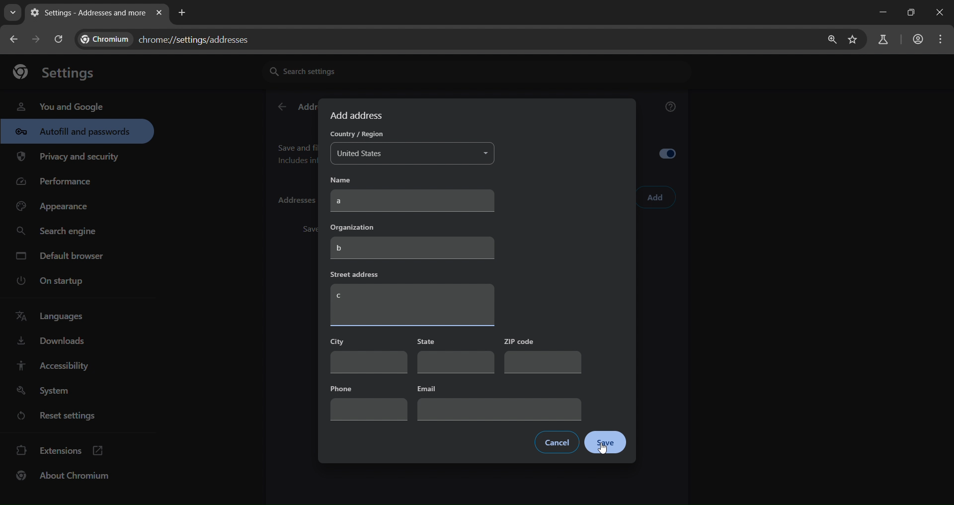 This screenshot has width=954, height=505. Describe the element at coordinates (909, 12) in the screenshot. I see `restore down` at that location.